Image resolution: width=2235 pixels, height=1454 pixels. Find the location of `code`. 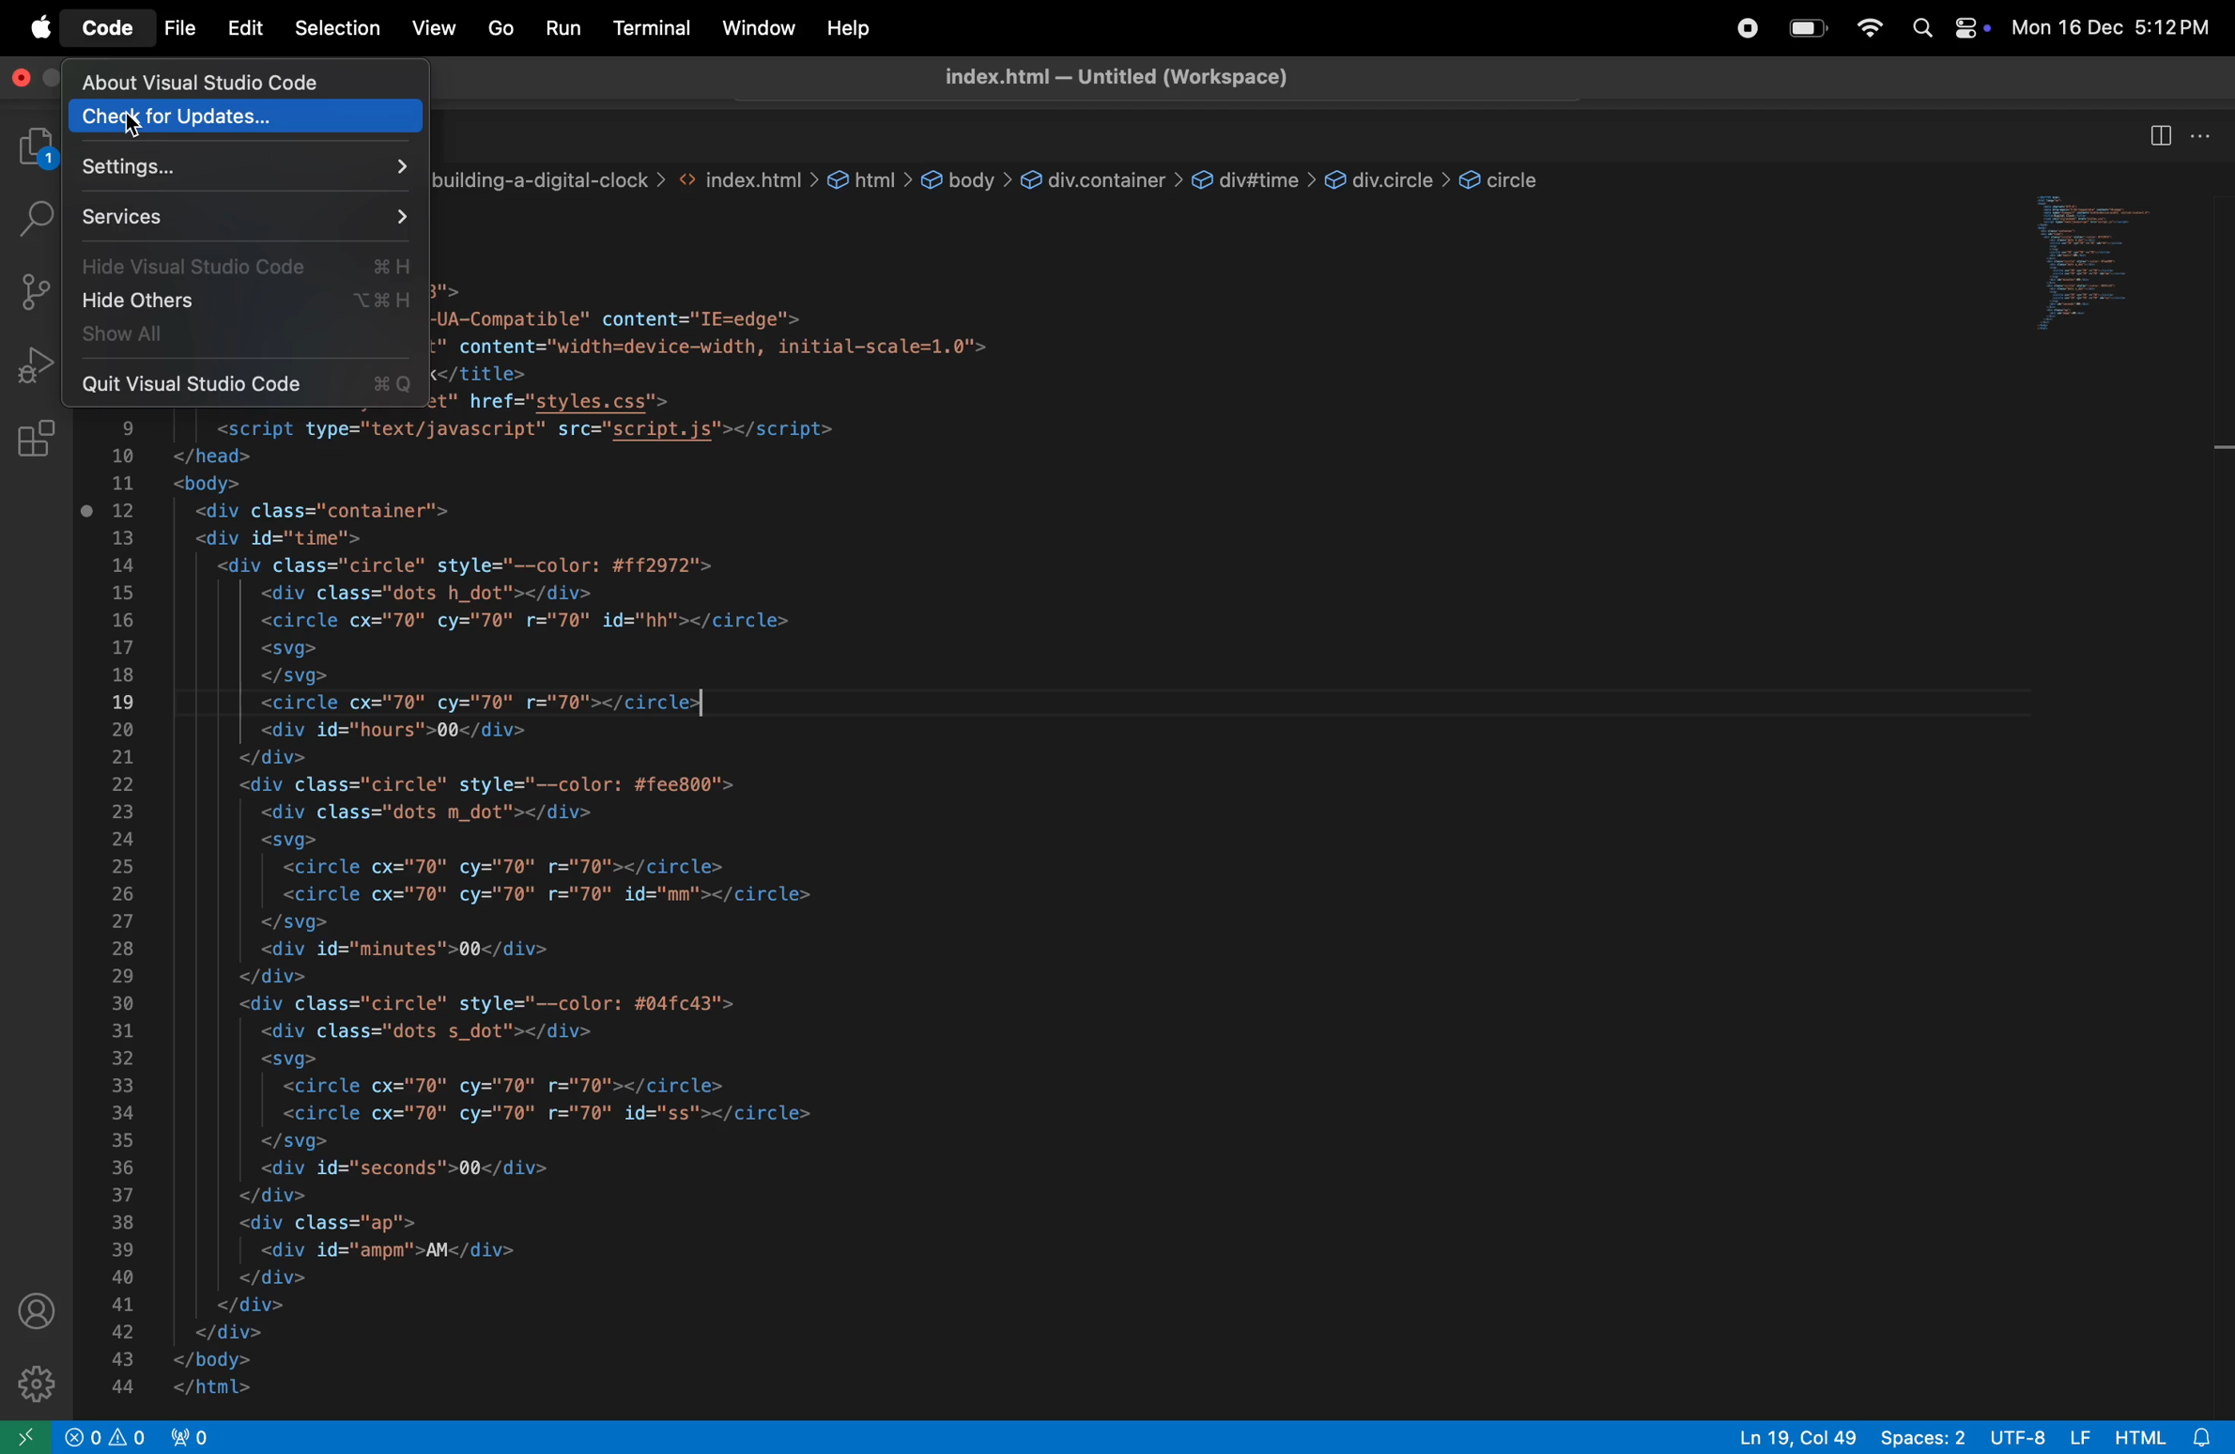

code is located at coordinates (104, 31).